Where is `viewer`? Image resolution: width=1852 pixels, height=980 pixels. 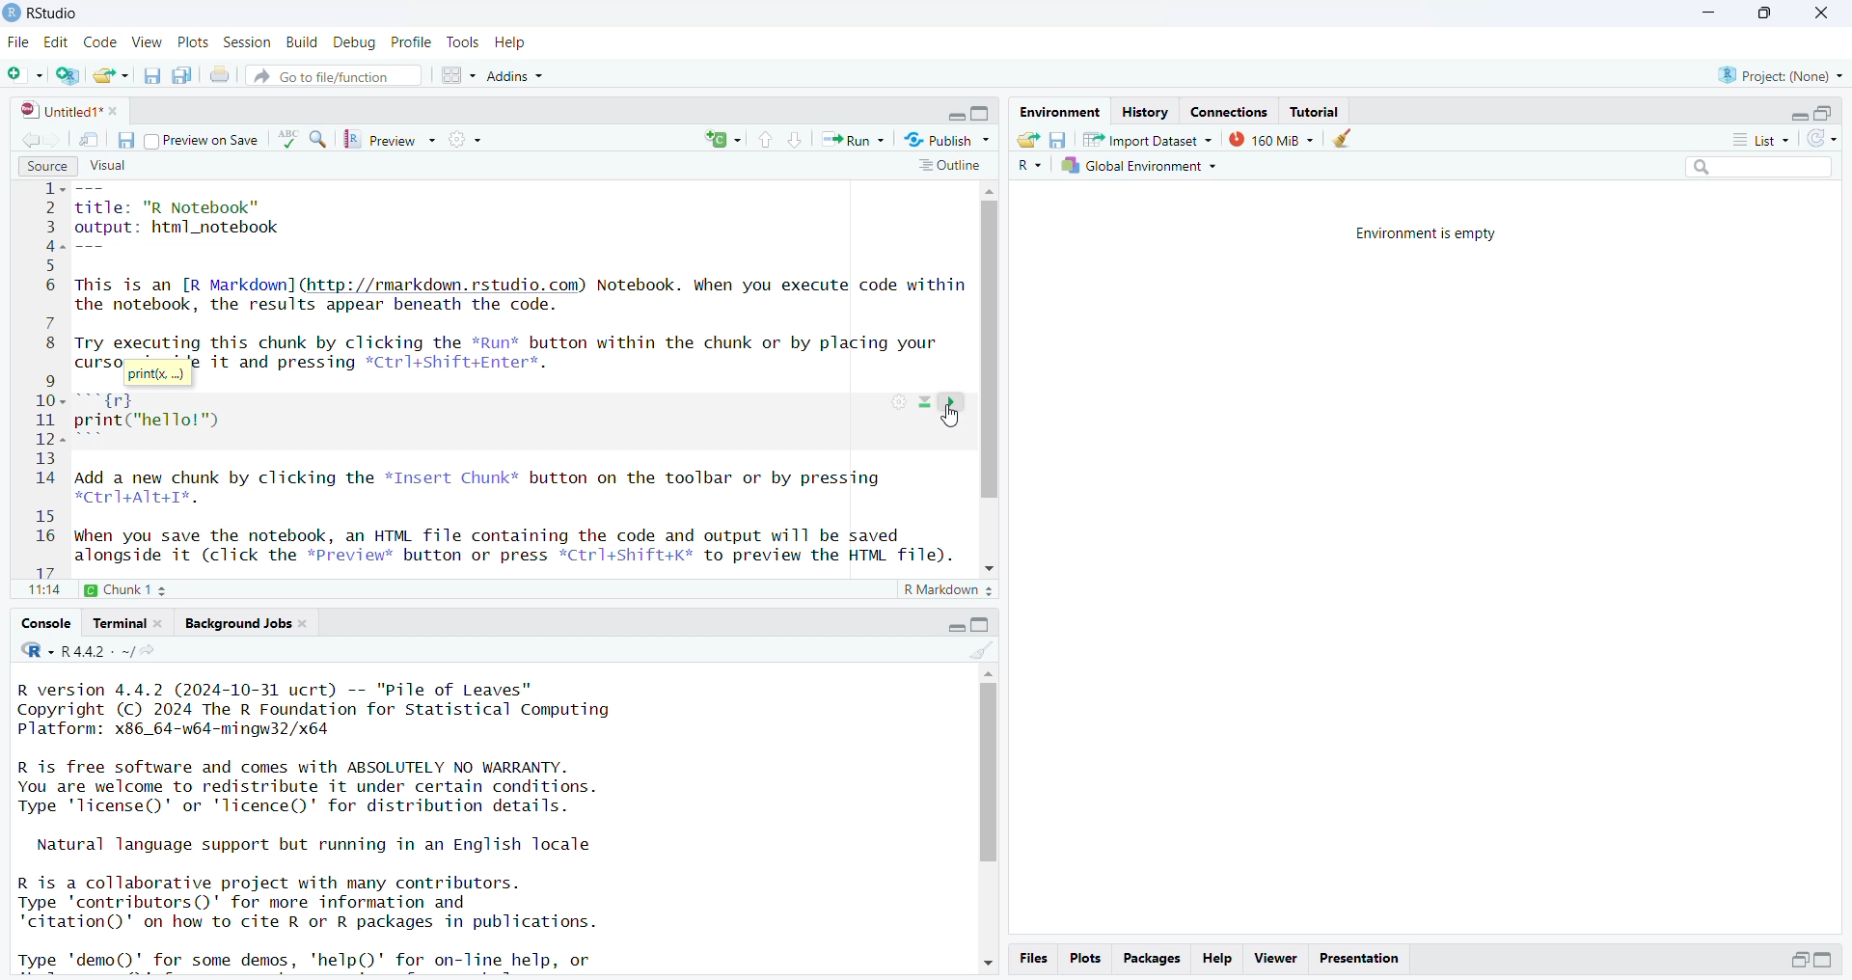 viewer is located at coordinates (1275, 959).